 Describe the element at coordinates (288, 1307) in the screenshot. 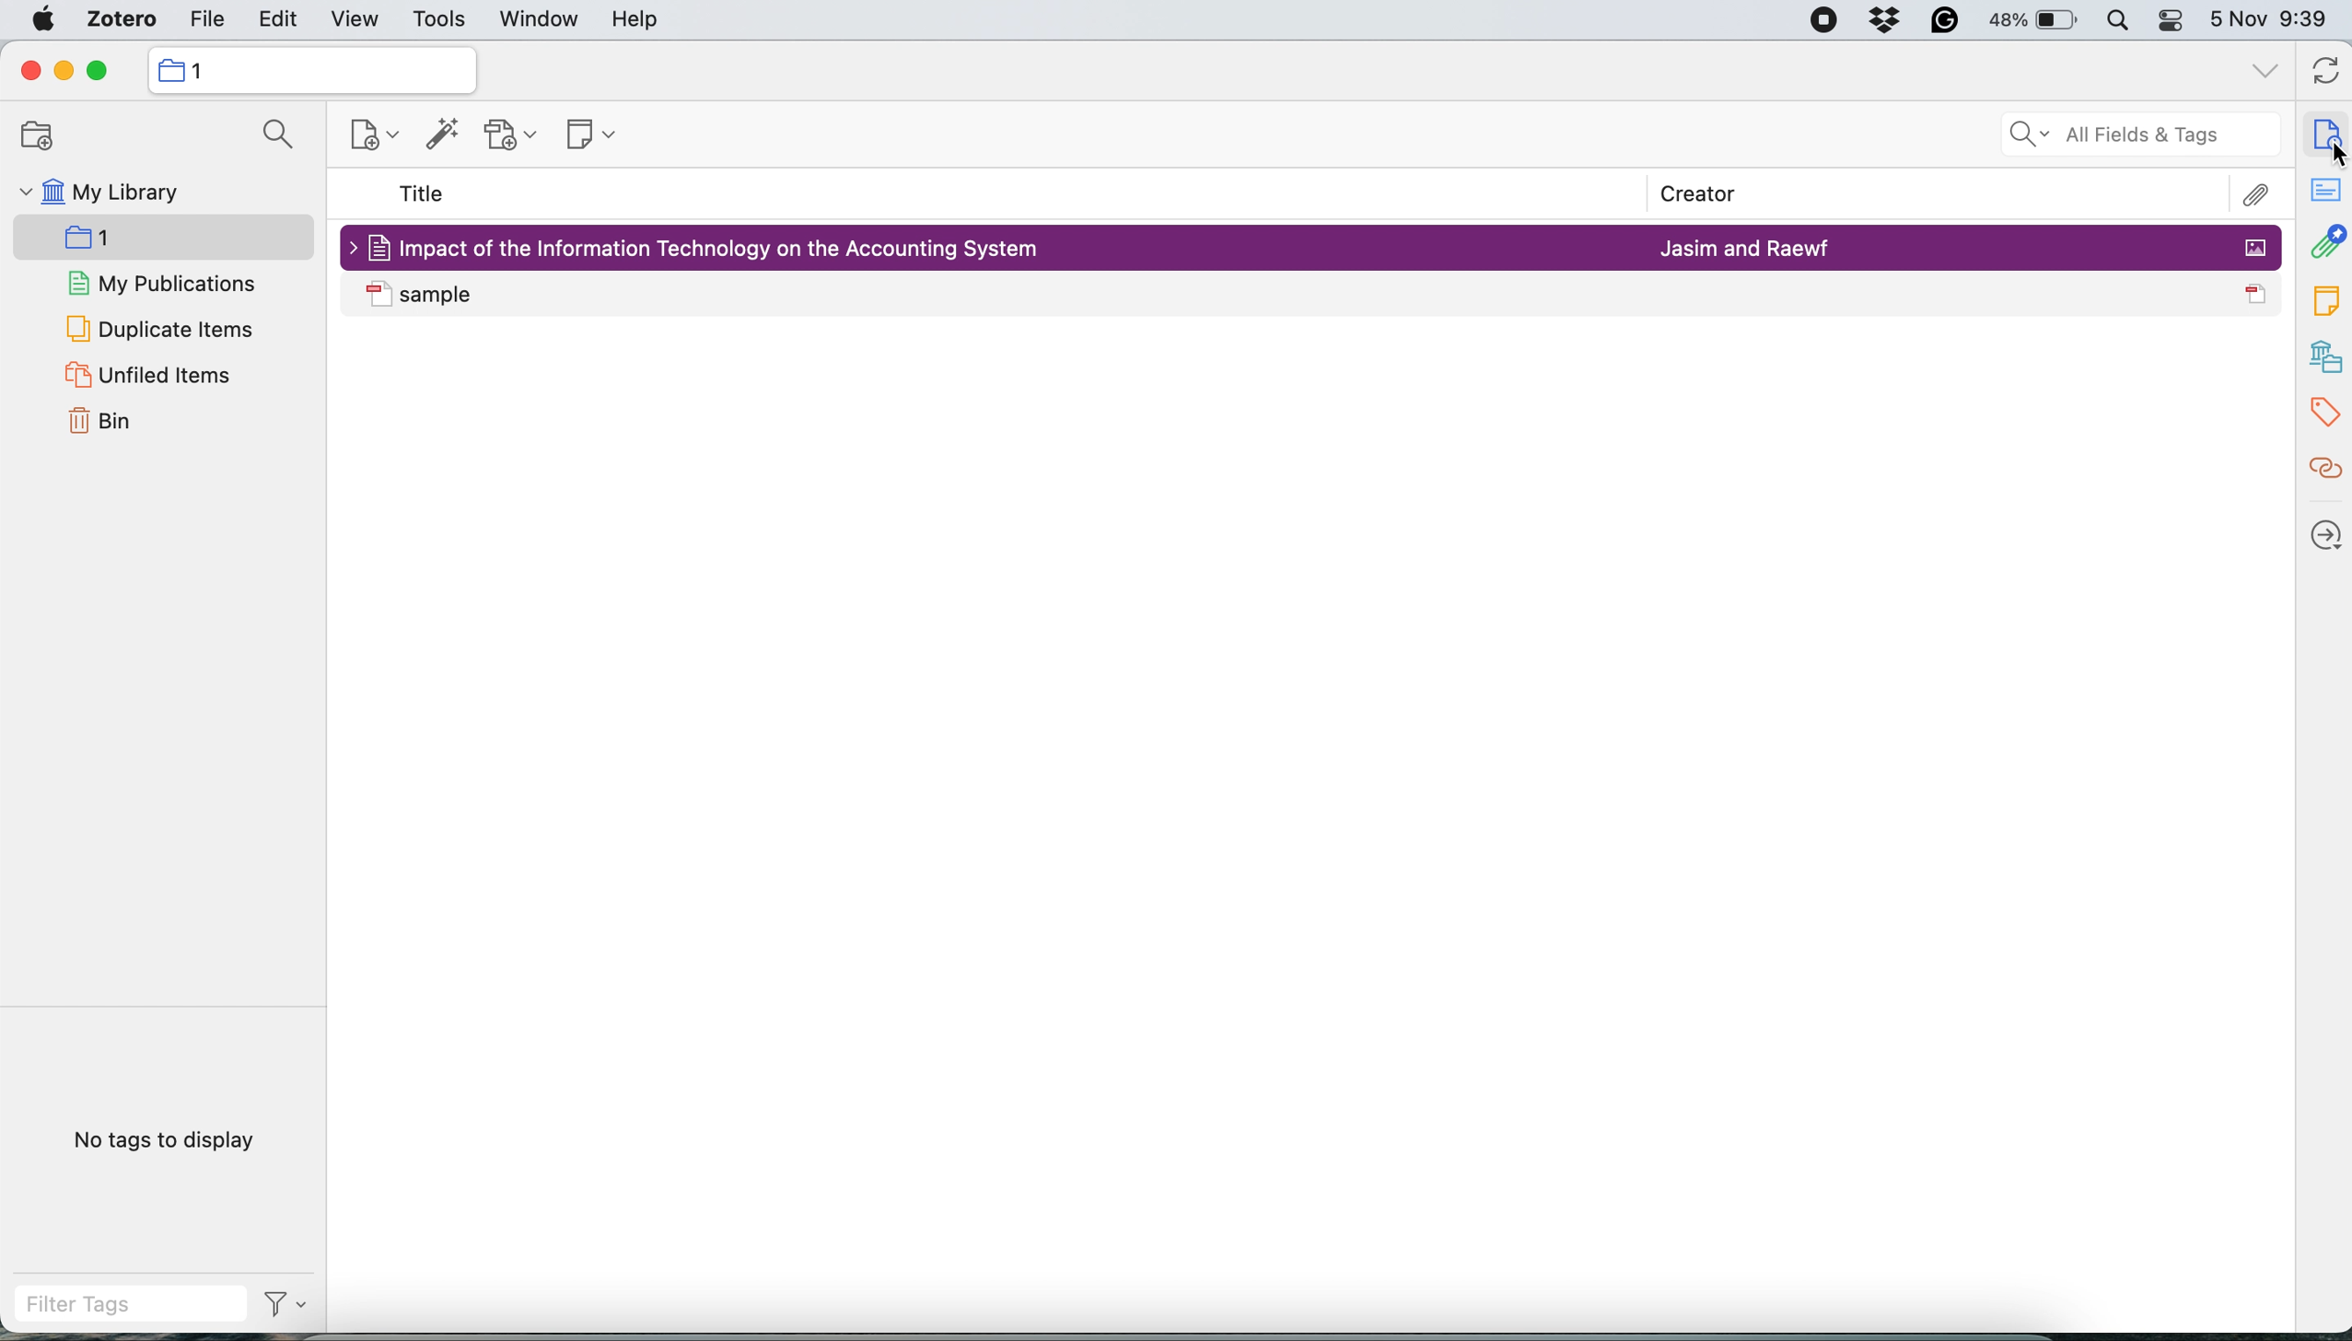

I see `select filter type` at that location.